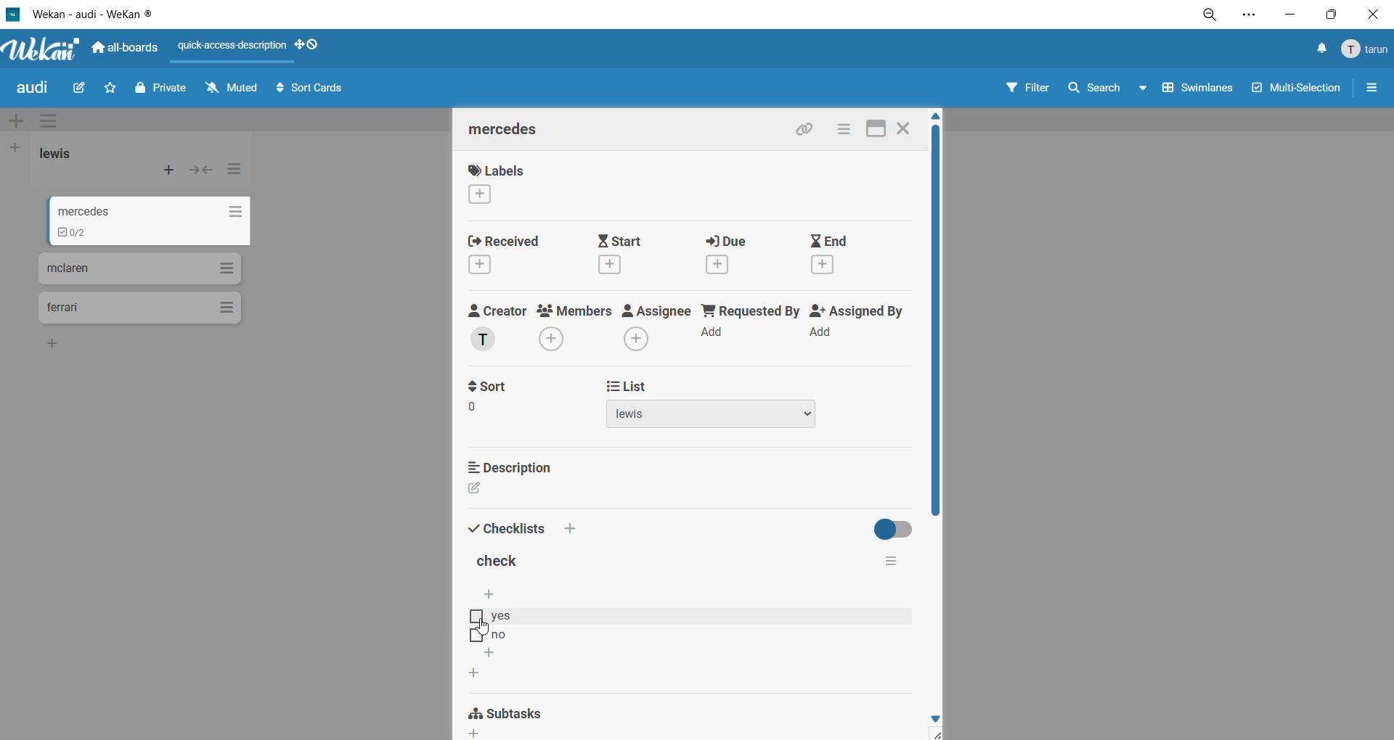 This screenshot has height=740, width=1394. What do you see at coordinates (1298, 91) in the screenshot?
I see `multiselection` at bounding box center [1298, 91].